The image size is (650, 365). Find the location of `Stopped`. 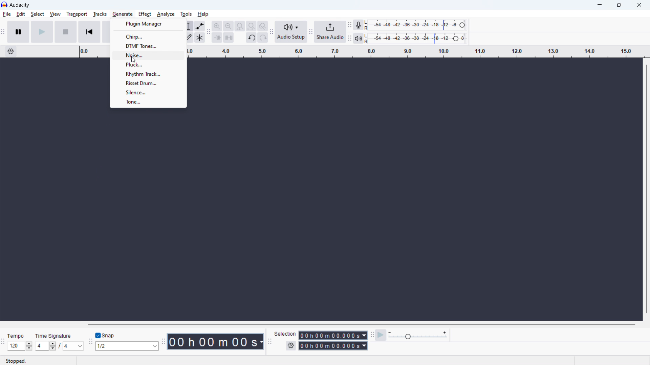

Stopped is located at coordinates (16, 361).